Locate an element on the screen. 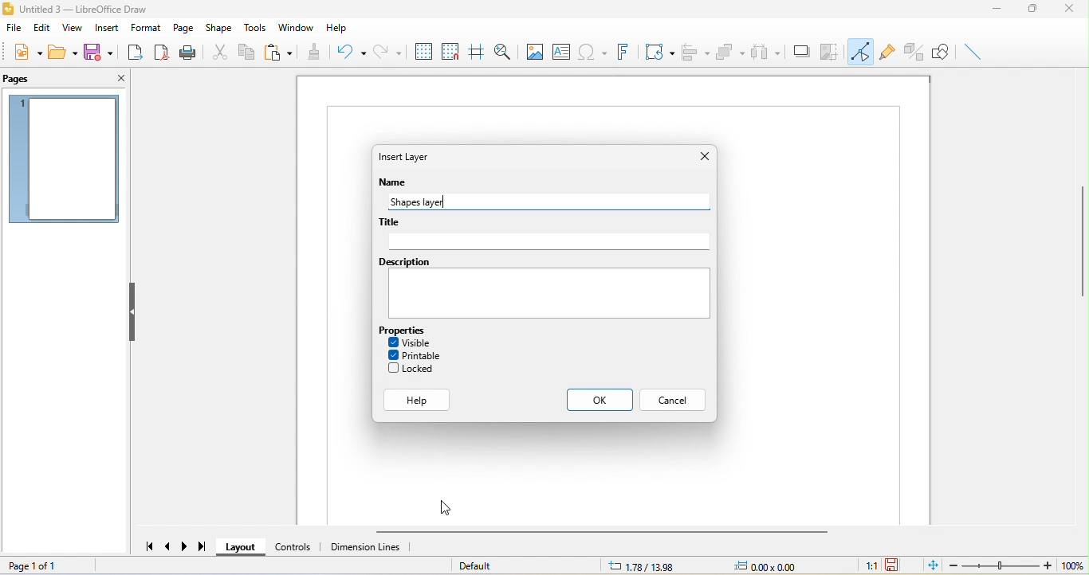  export direct as pdf is located at coordinates (162, 52).